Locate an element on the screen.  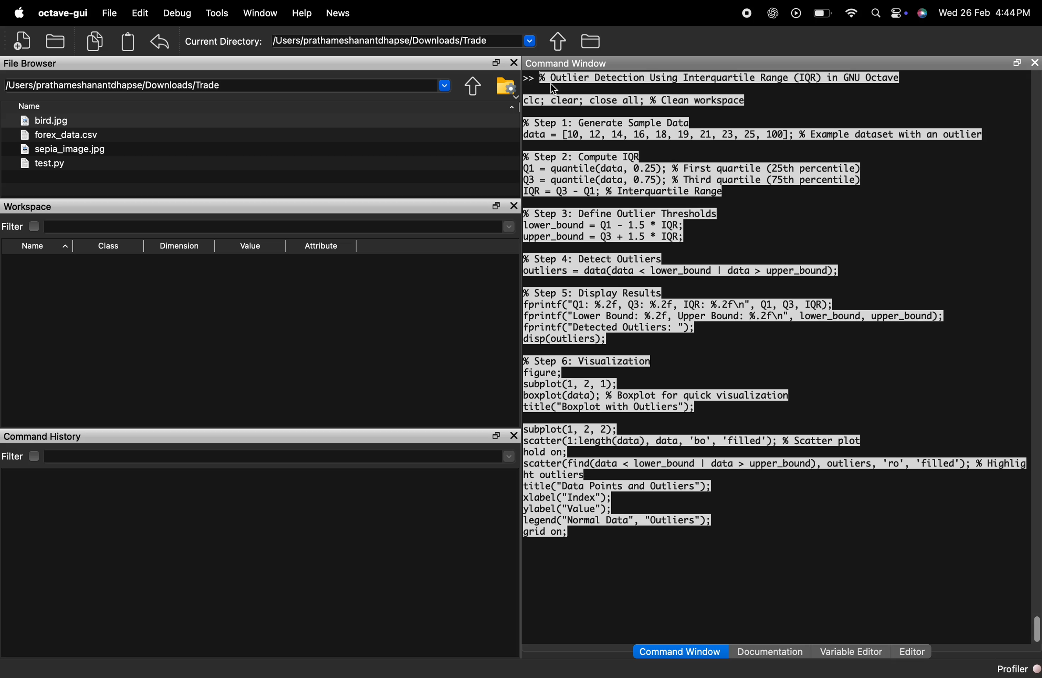
Edit is located at coordinates (140, 12).